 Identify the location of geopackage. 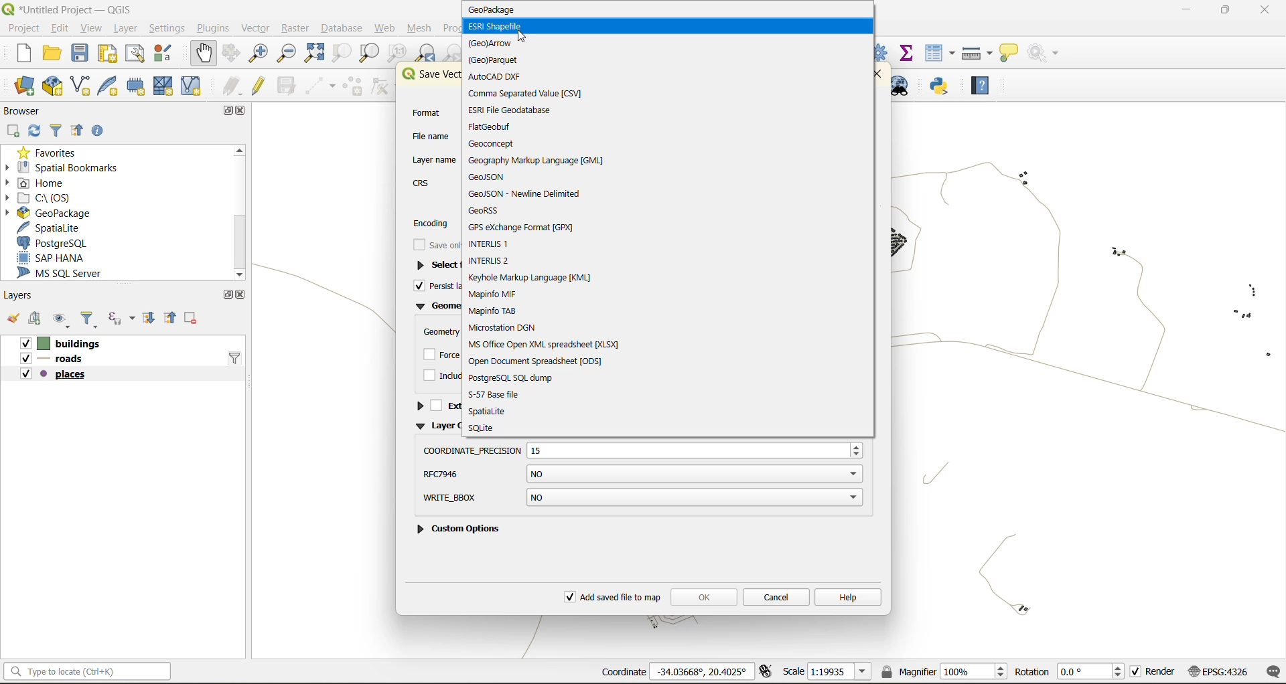
(498, 11).